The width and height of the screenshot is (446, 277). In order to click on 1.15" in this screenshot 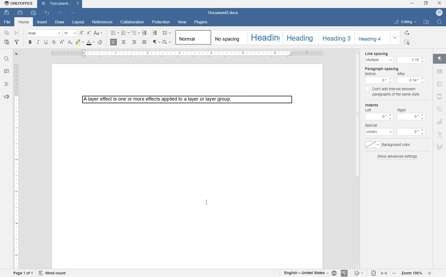, I will do `click(411, 60)`.